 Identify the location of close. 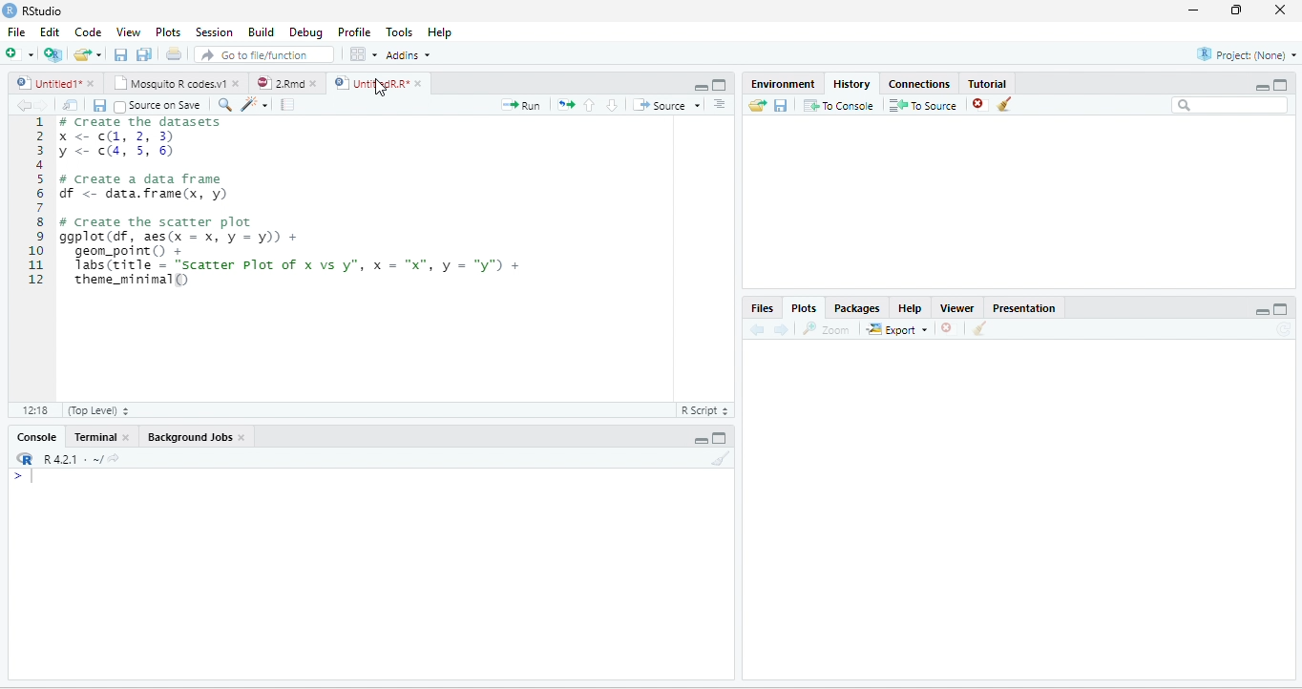
(91, 83).